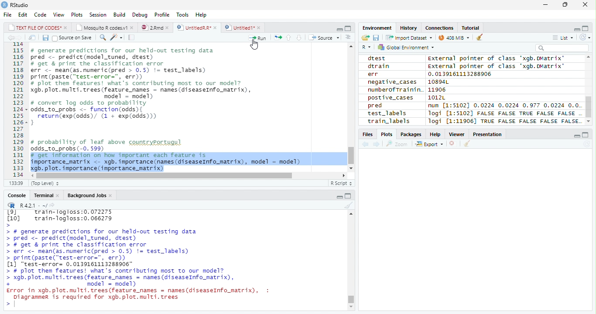  Describe the element at coordinates (386, 134) in the screenshot. I see `Plots` at that location.